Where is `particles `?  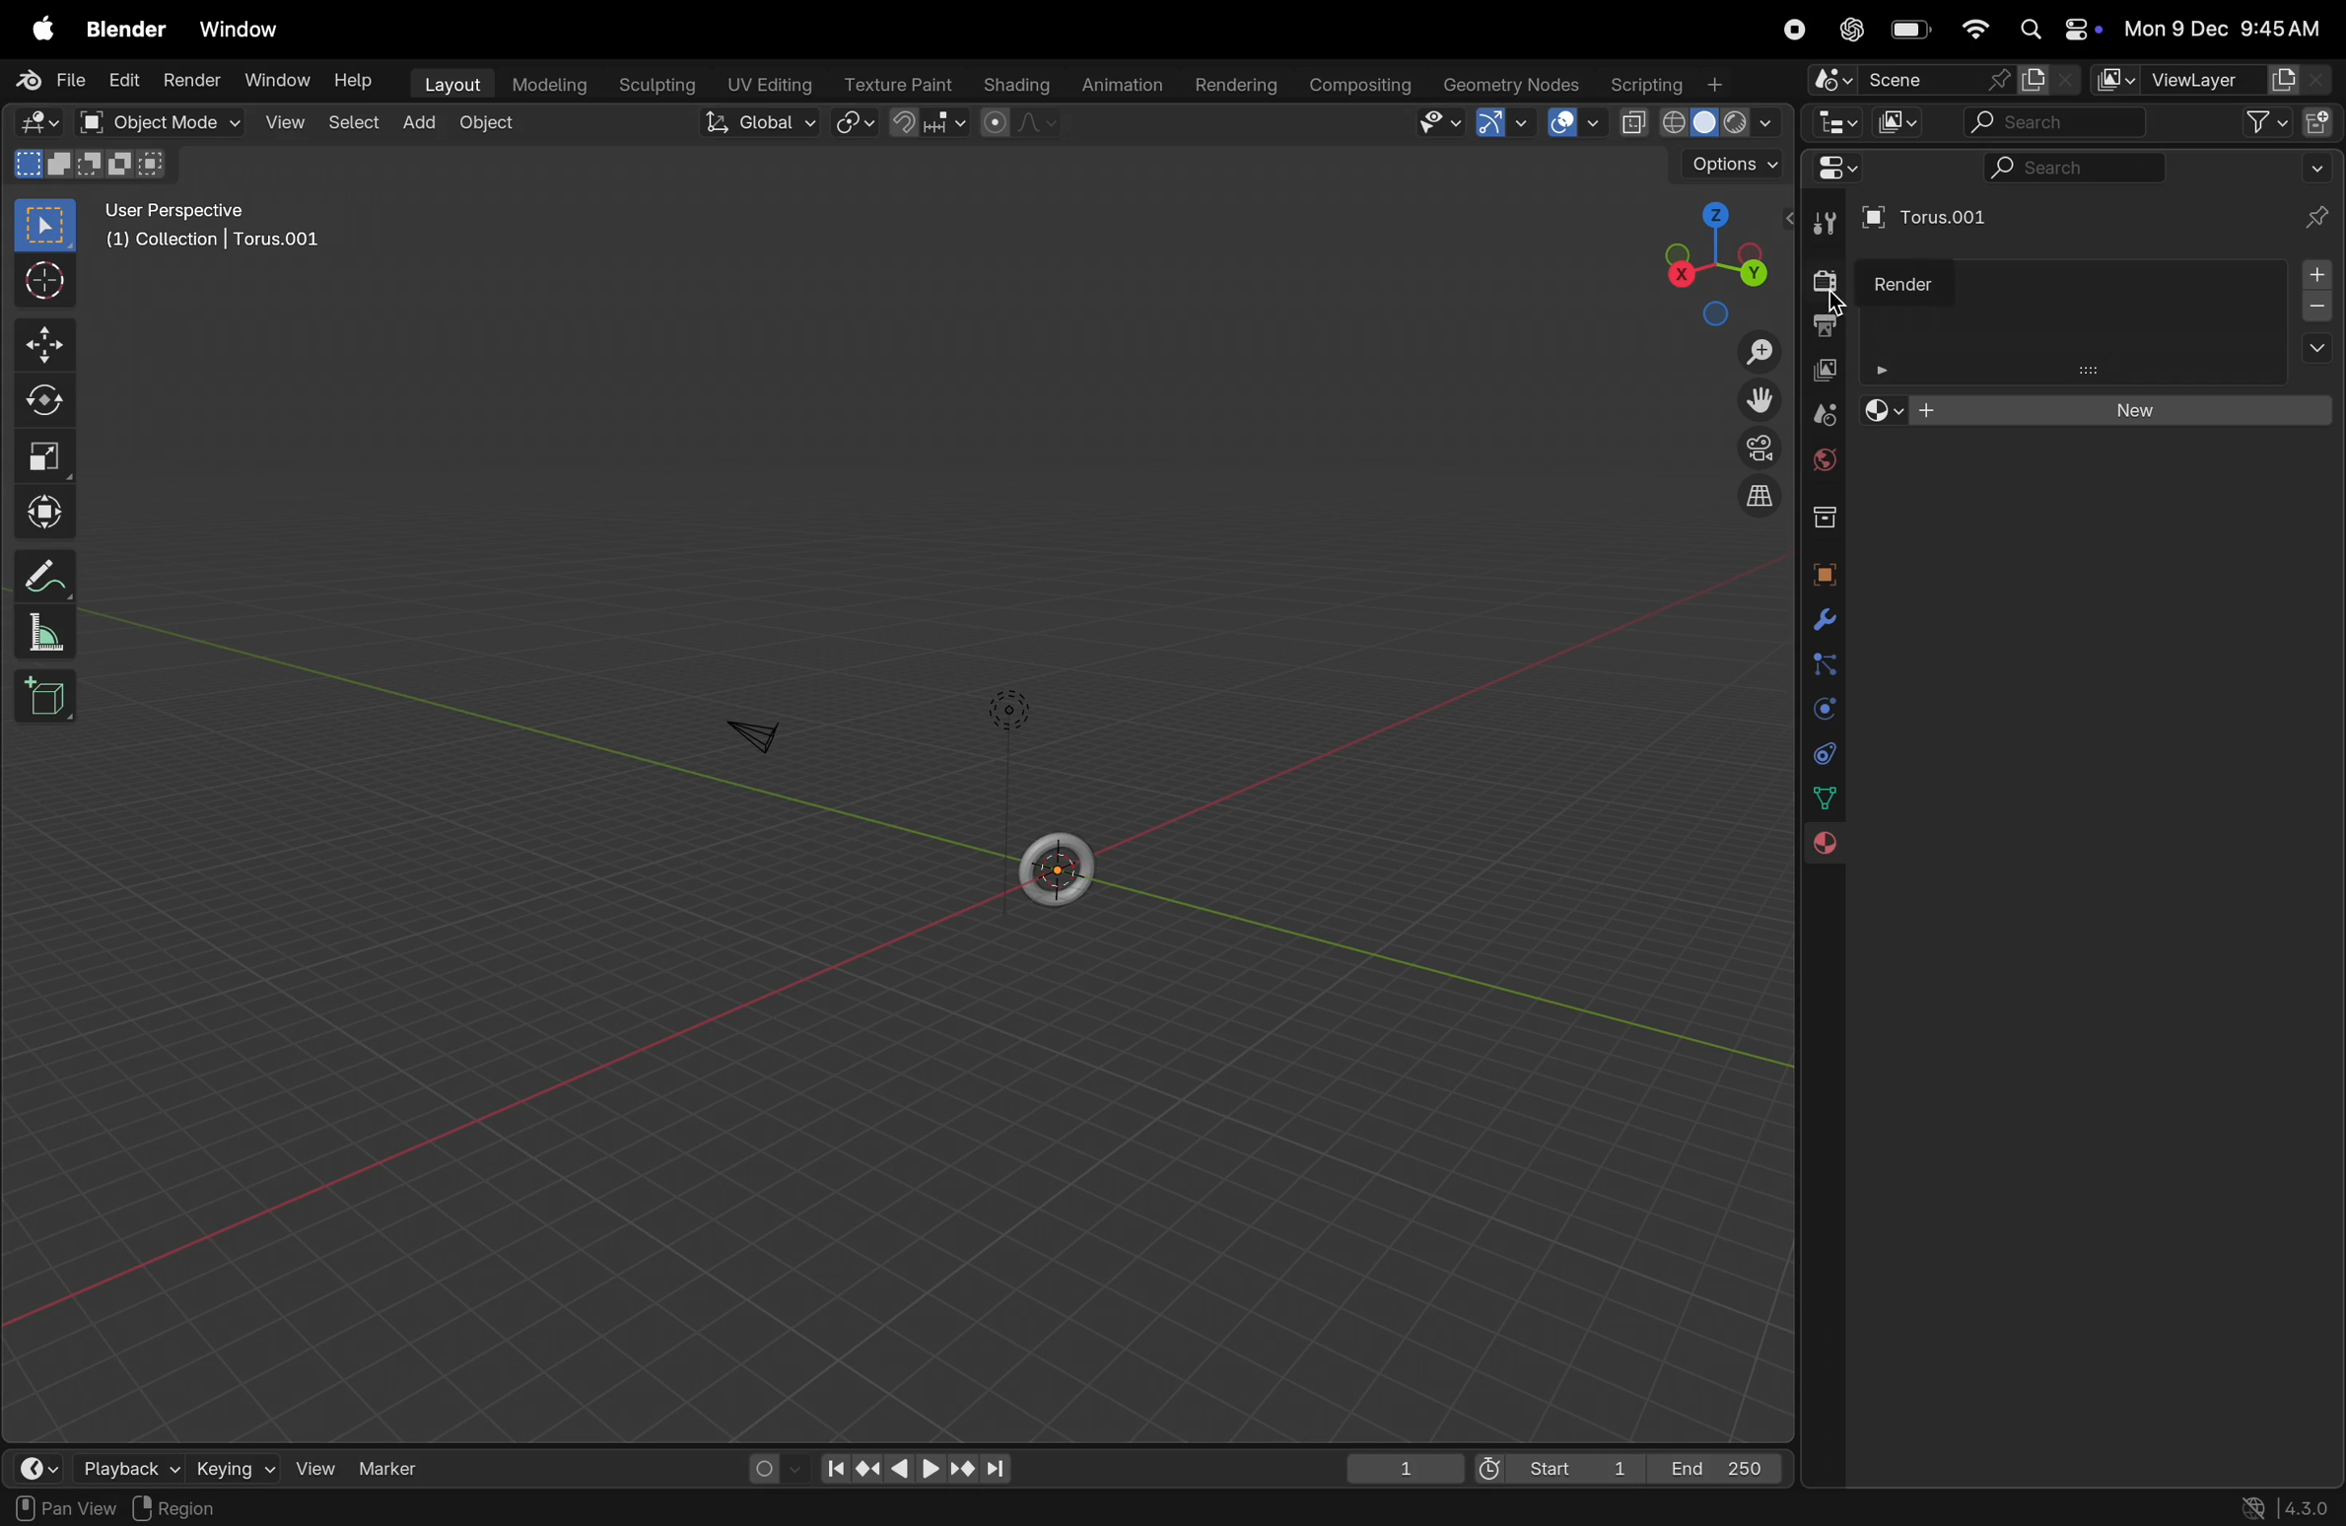
particles  is located at coordinates (1818, 666).